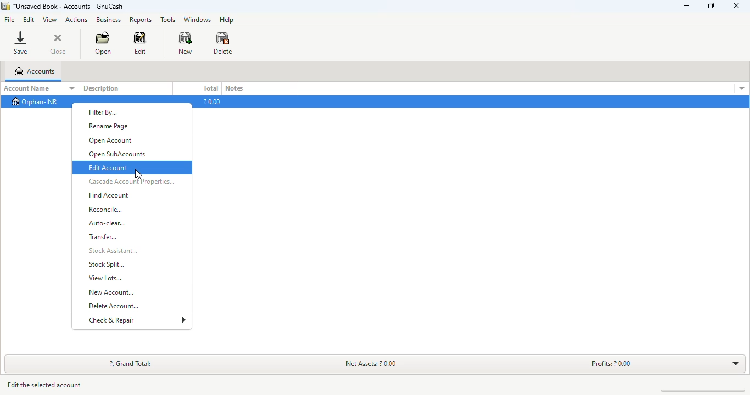  I want to click on save, so click(21, 43).